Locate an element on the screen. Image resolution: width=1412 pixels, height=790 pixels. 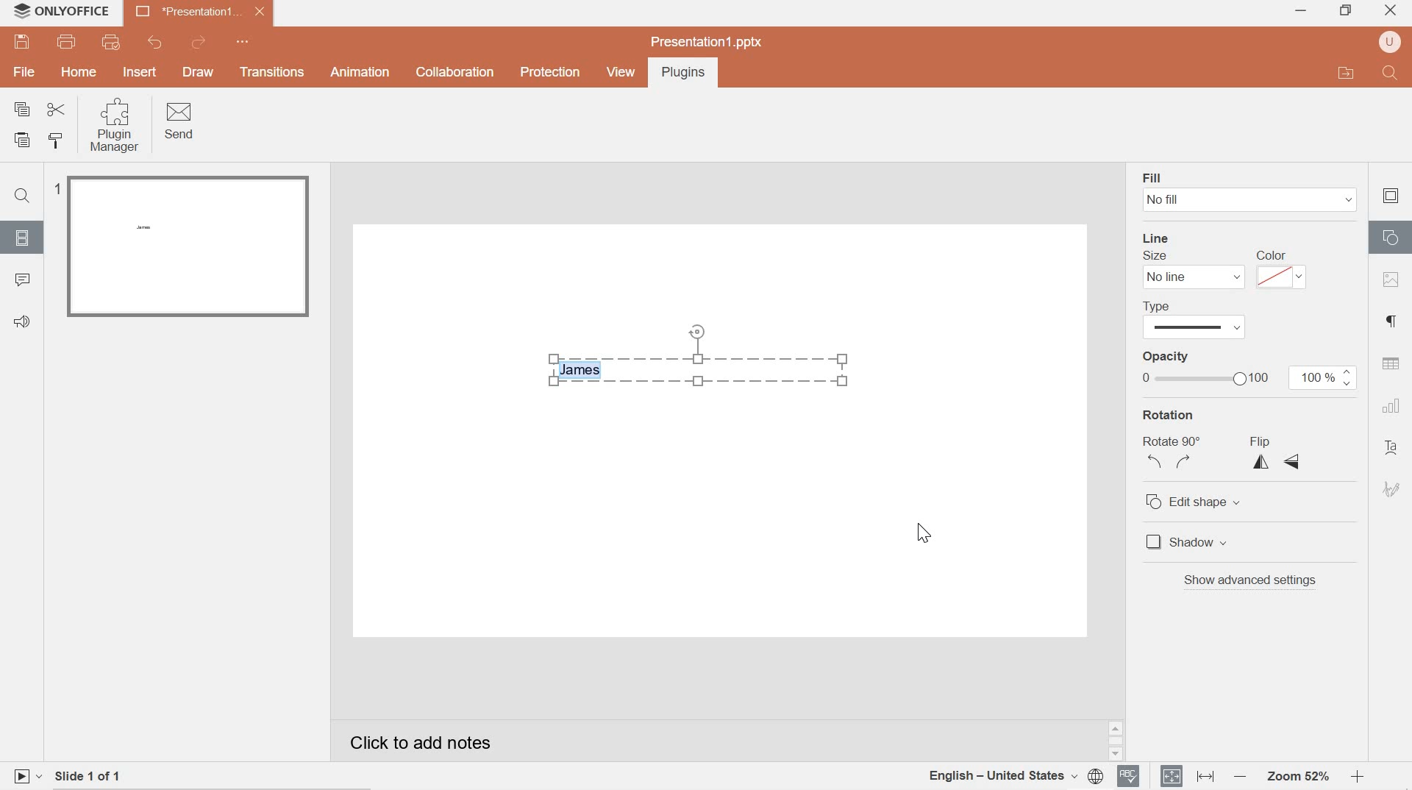
flip is located at coordinates (1276, 453).